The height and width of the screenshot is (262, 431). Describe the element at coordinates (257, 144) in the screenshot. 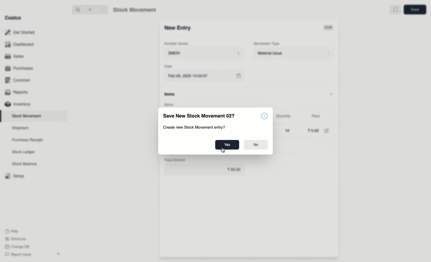

I see `No` at that location.